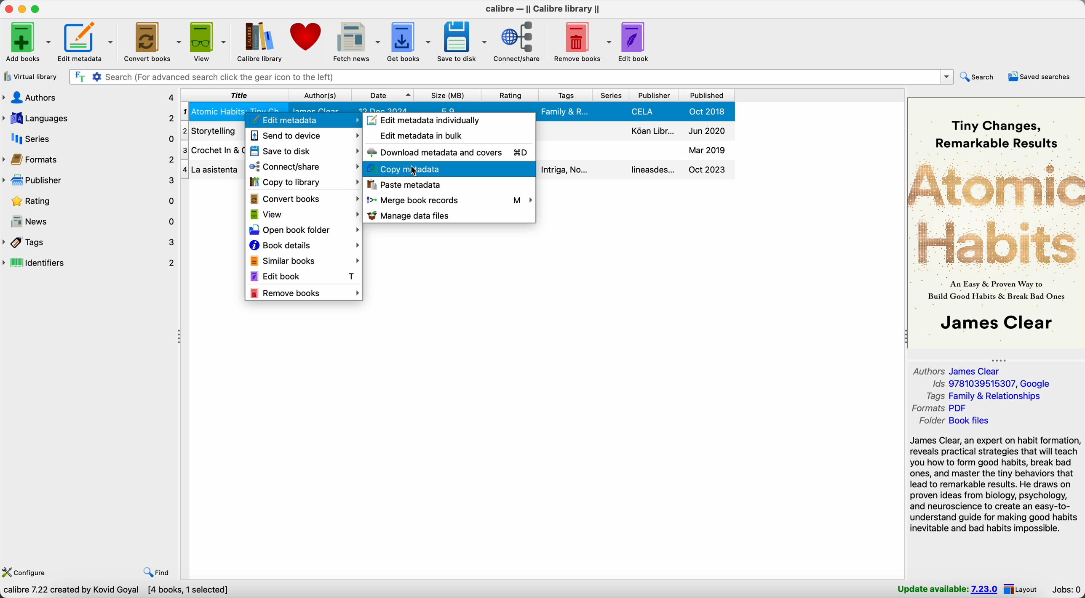 This screenshot has height=598, width=1085. I want to click on donate, so click(307, 36).